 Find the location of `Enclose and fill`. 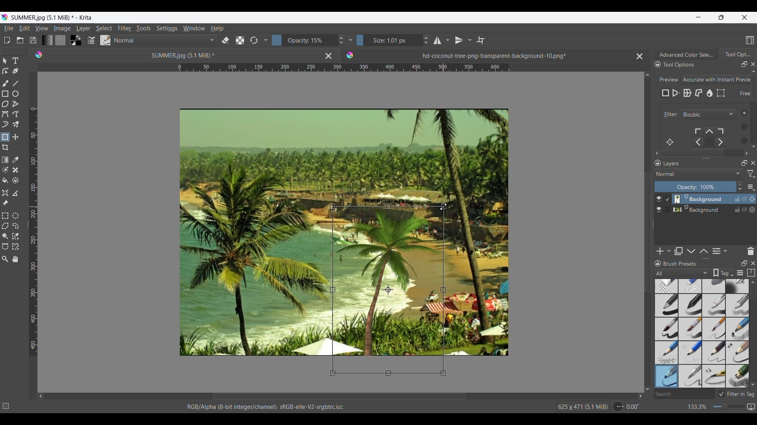

Enclose and fill is located at coordinates (15, 181).